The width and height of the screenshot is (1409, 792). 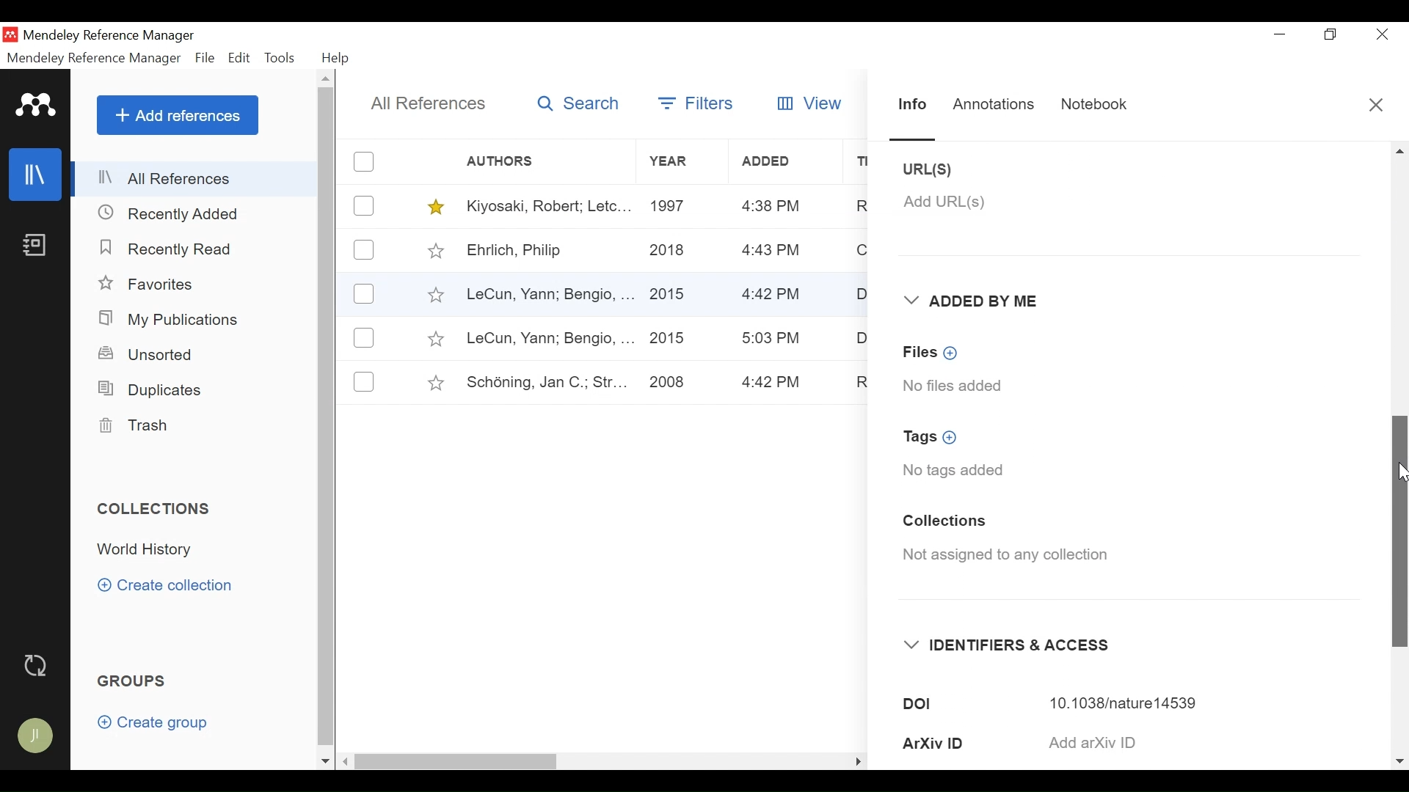 I want to click on All References, so click(x=196, y=178).